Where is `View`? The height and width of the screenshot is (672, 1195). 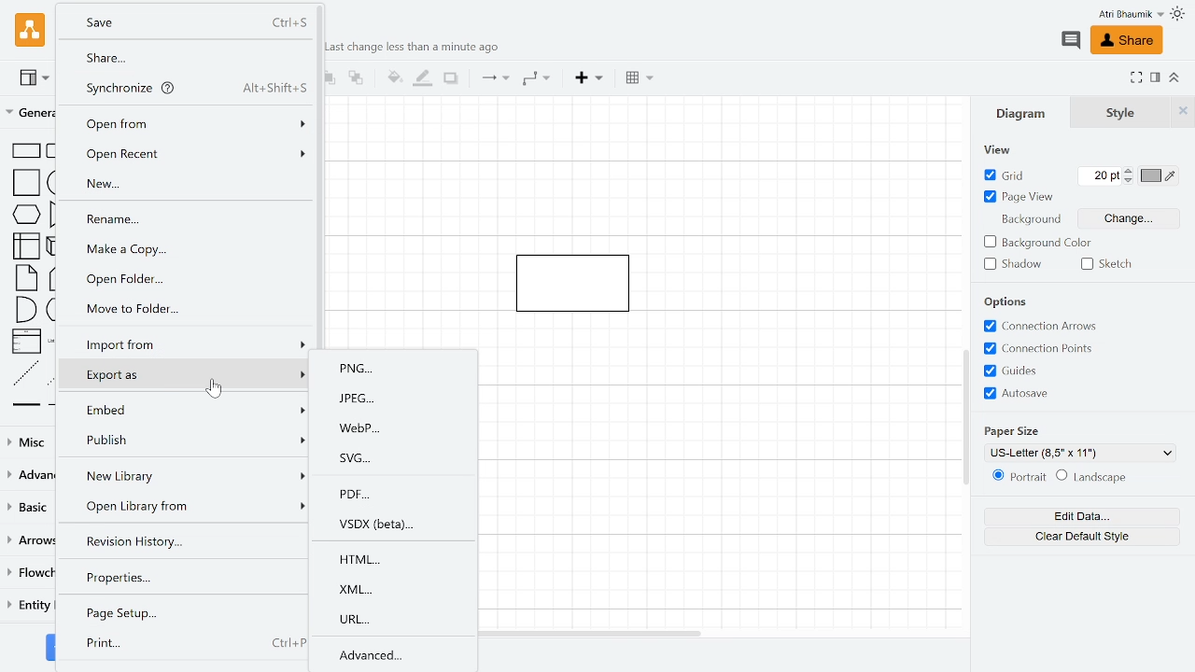 View is located at coordinates (35, 80).